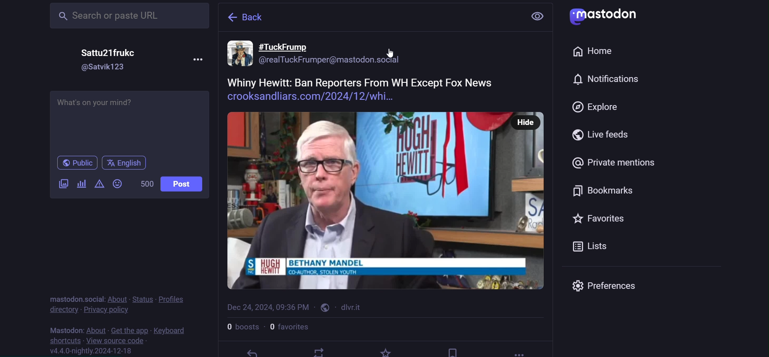 The image size is (769, 357). I want to click on notifications, so click(604, 80).